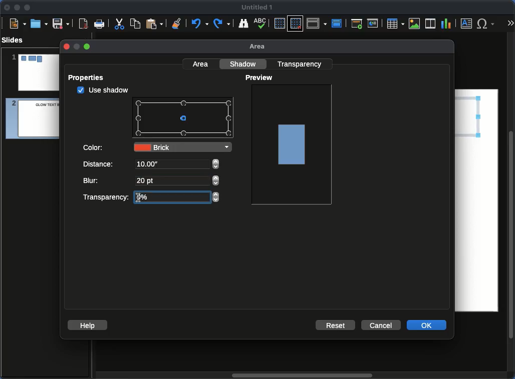 This screenshot has height=379, width=515. What do you see at coordinates (76, 46) in the screenshot?
I see `minimize` at bounding box center [76, 46].